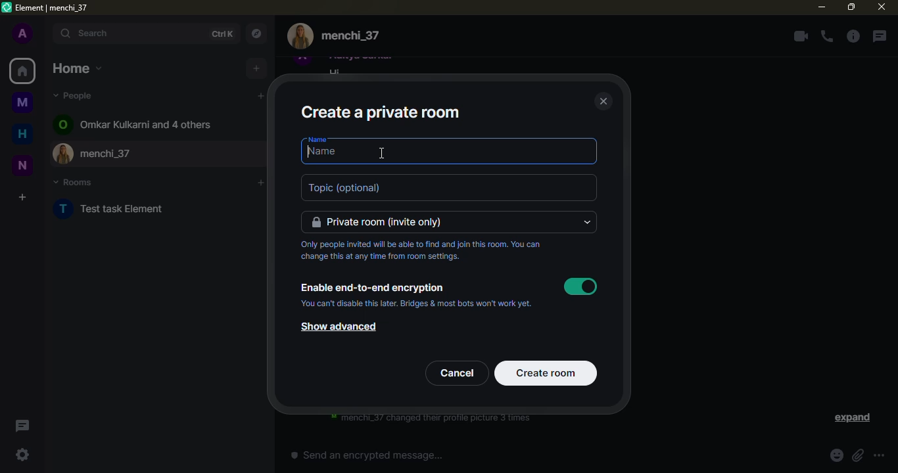  What do you see at coordinates (129, 34) in the screenshot?
I see `search` at bounding box center [129, 34].